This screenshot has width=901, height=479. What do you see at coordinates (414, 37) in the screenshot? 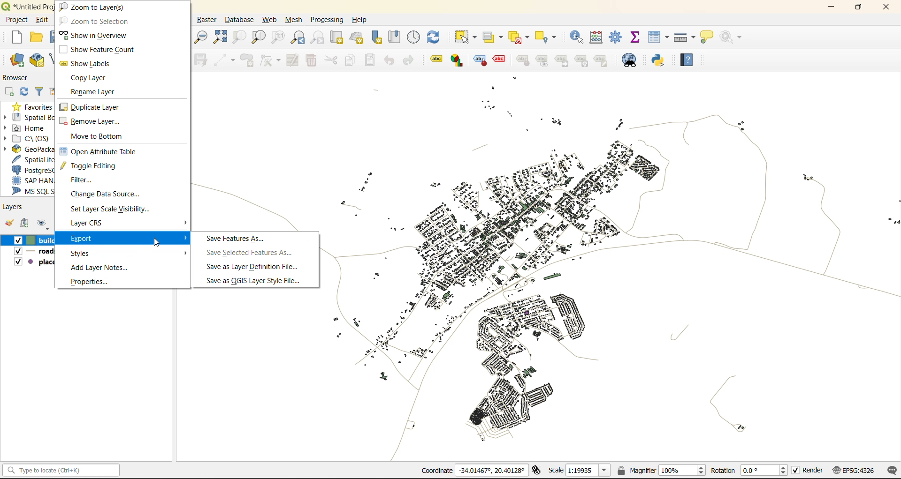
I see `control panel` at bounding box center [414, 37].